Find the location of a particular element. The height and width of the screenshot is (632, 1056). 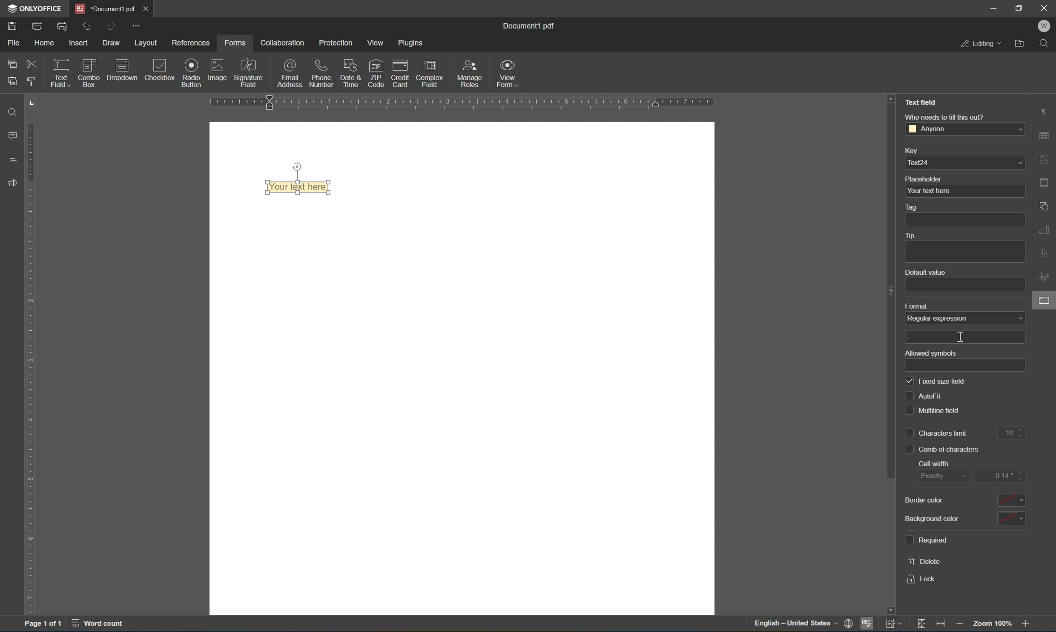

signature field is located at coordinates (249, 73).